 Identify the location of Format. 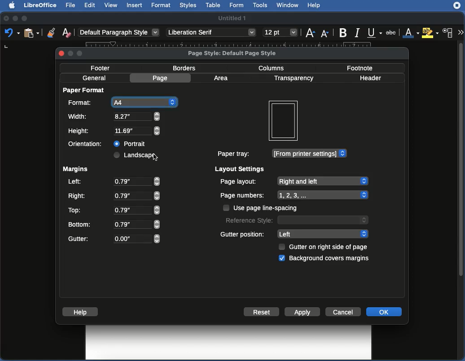
(81, 103).